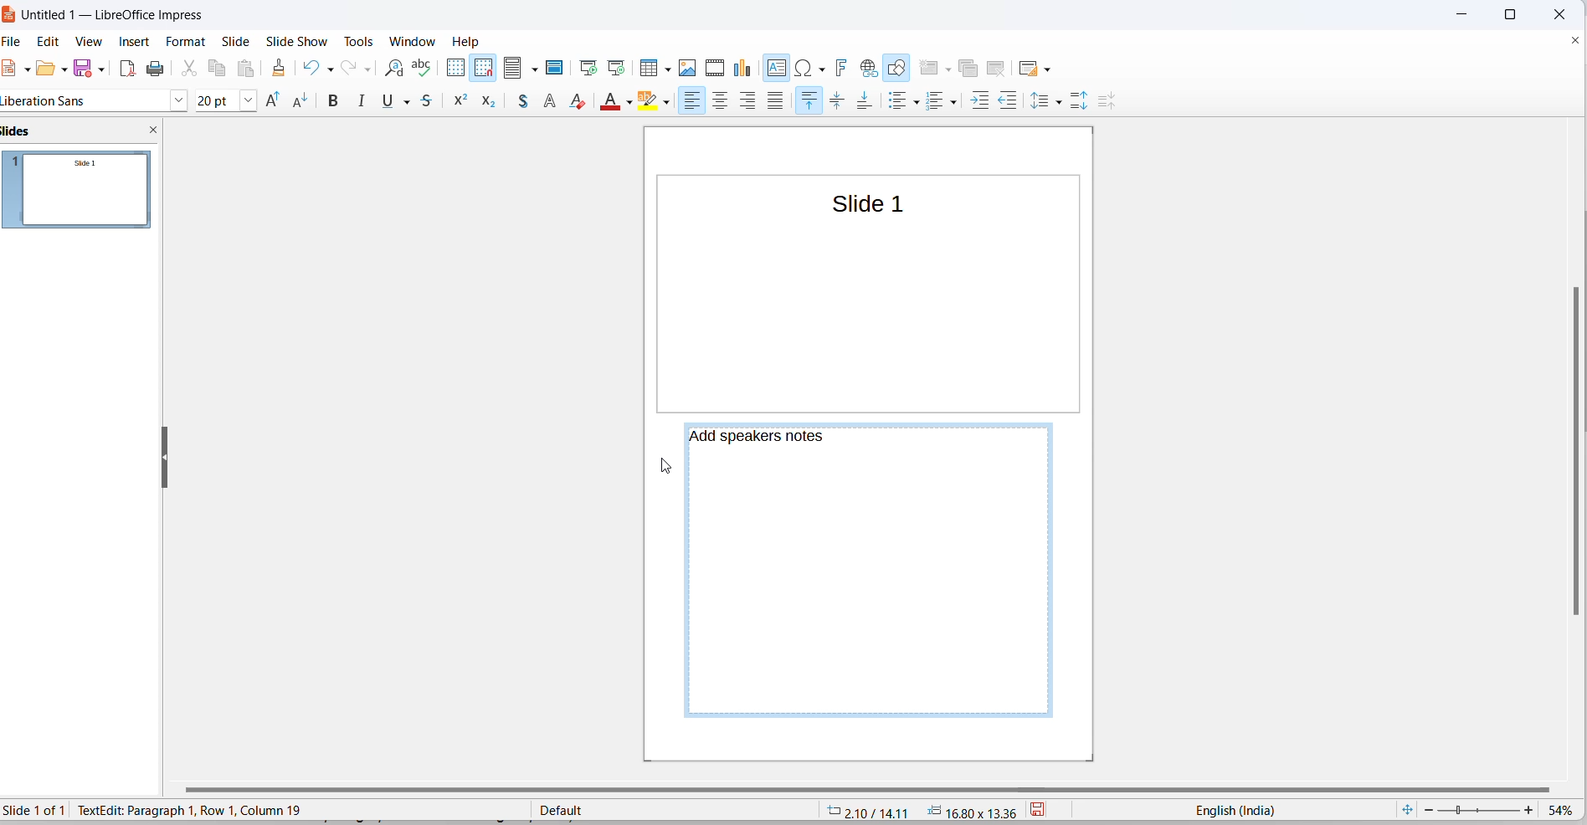 This screenshot has width=1587, height=825. Describe the element at coordinates (49, 102) in the screenshot. I see `Liberation Sans` at that location.